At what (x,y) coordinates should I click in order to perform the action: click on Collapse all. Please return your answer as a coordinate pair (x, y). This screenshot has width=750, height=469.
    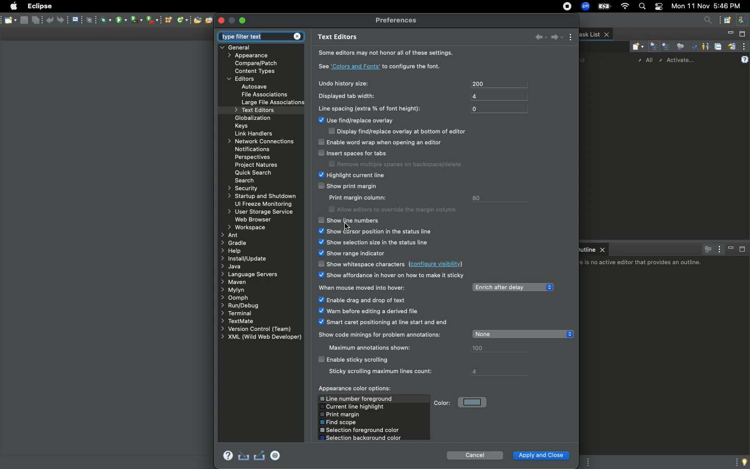
    Looking at the image, I should click on (718, 46).